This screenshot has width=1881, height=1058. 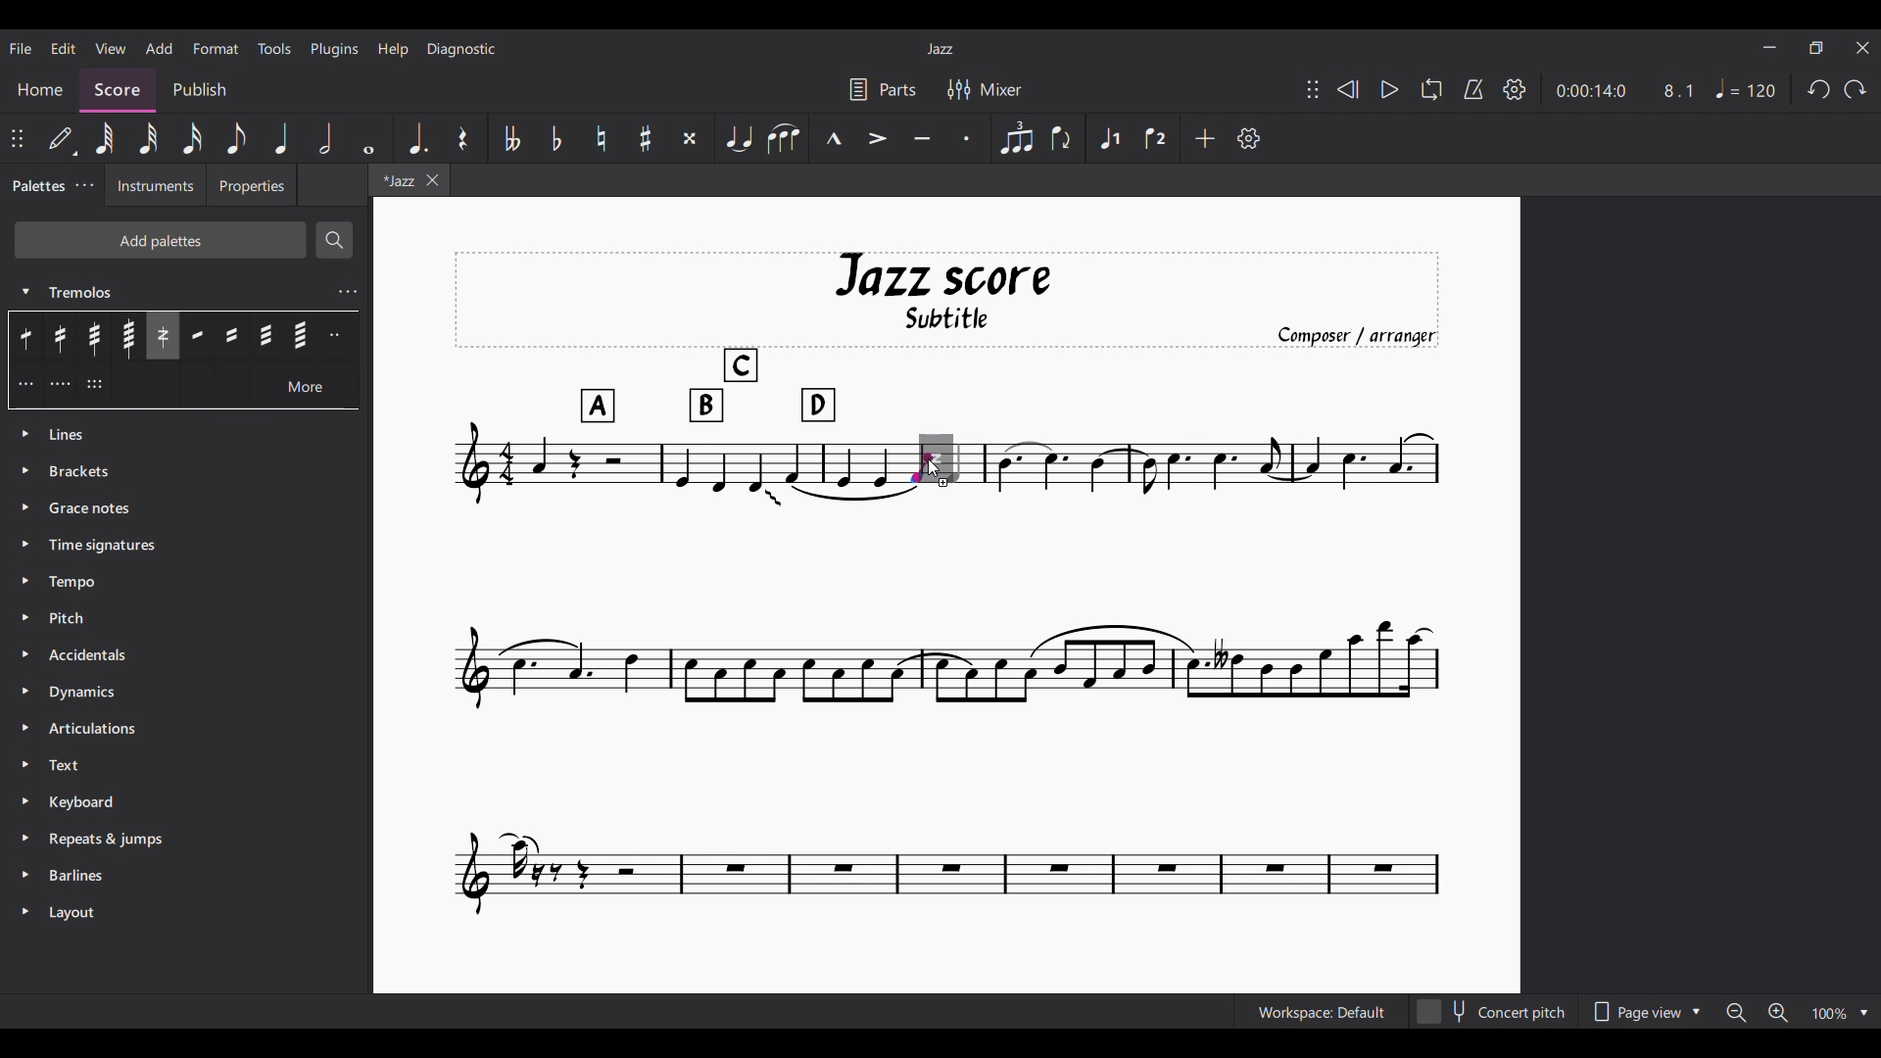 I want to click on Time signature, so click(x=185, y=546).